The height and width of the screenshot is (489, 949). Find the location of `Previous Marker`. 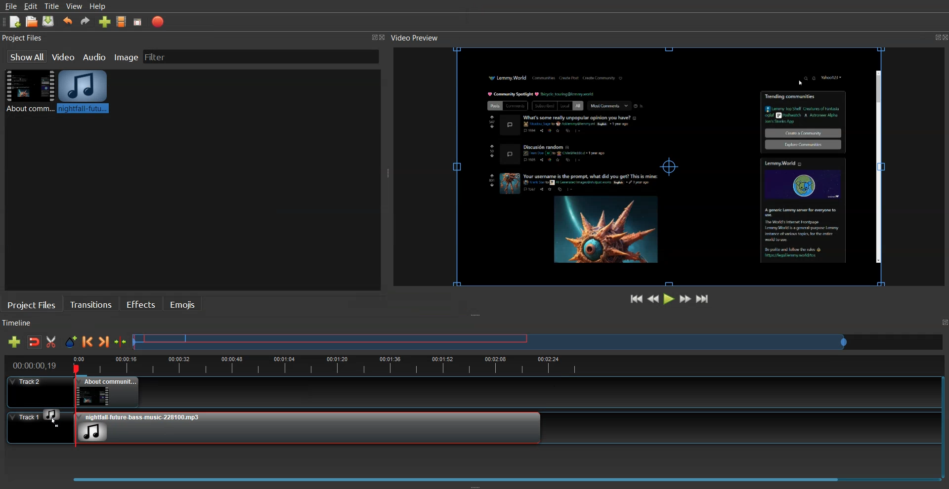

Previous Marker is located at coordinates (87, 341).